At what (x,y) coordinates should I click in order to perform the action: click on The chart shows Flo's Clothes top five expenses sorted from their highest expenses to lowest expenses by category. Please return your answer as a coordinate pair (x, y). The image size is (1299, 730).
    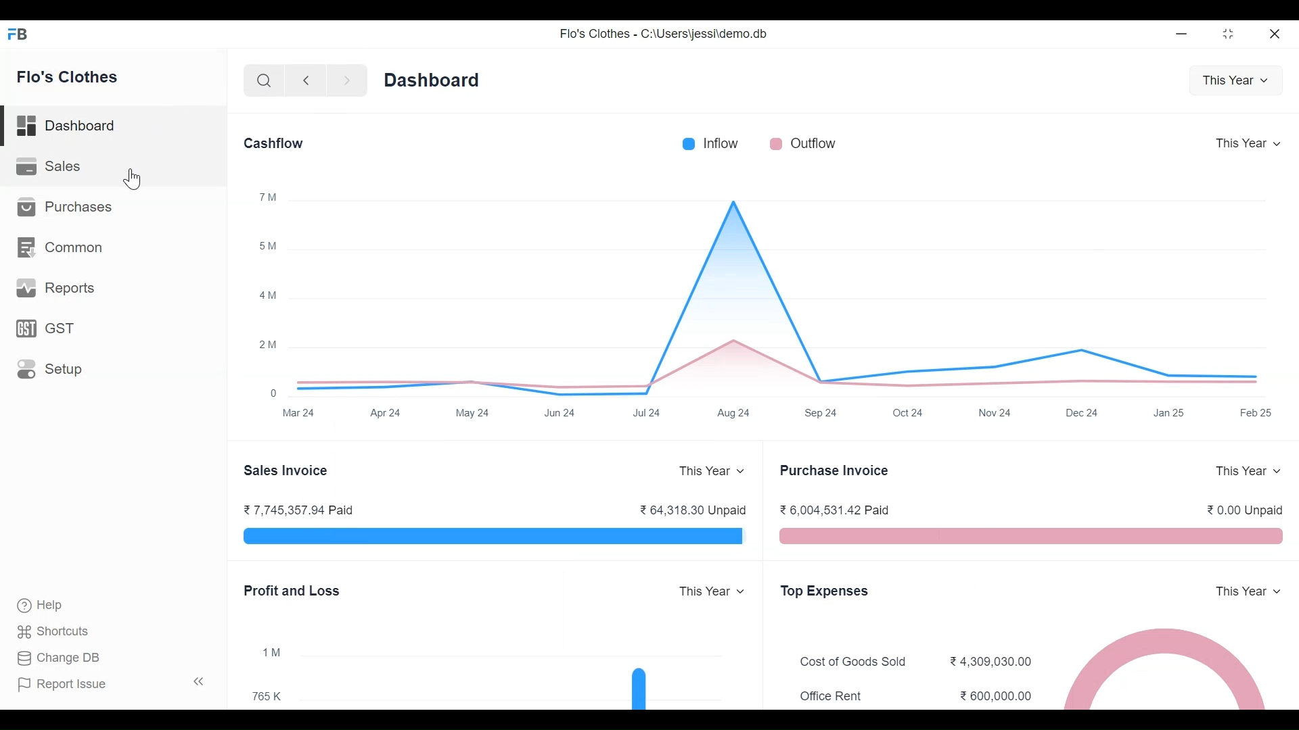
    Looking at the image, I should click on (1167, 668).